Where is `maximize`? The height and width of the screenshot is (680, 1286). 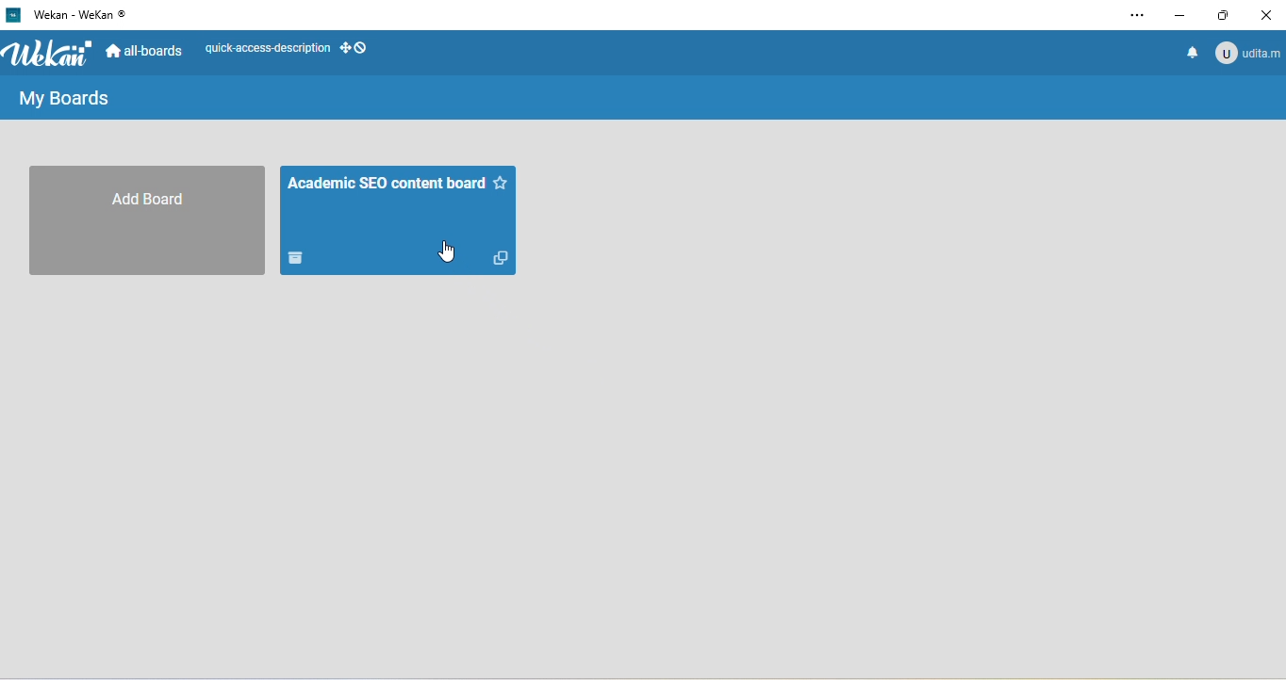
maximize is located at coordinates (1227, 14).